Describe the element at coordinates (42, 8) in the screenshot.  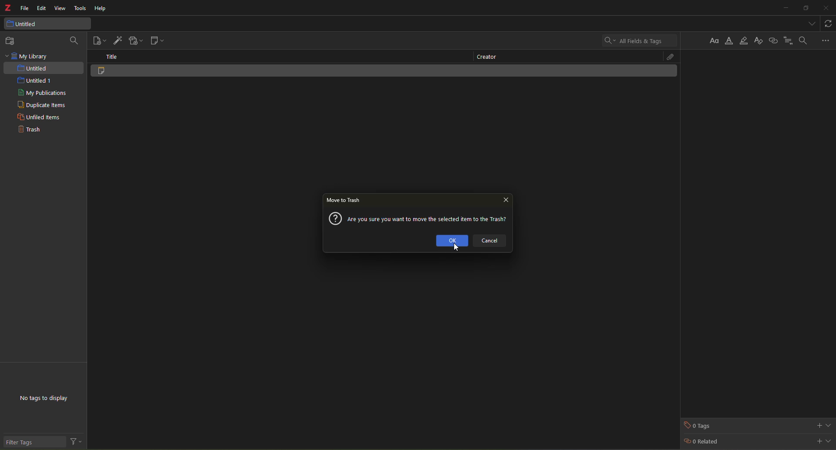
I see `edit` at that location.